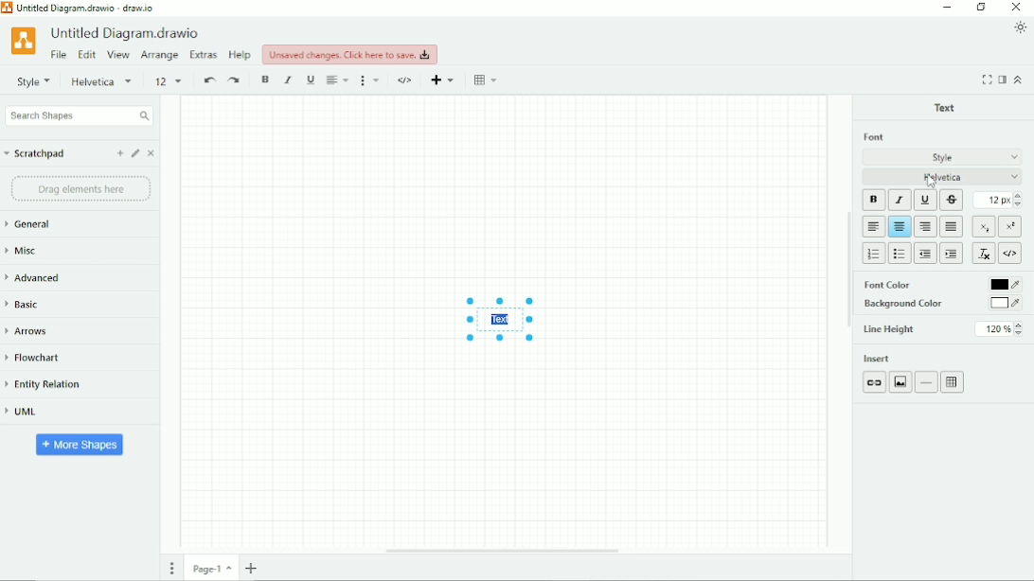  Describe the element at coordinates (80, 189) in the screenshot. I see `Drag elements here` at that location.